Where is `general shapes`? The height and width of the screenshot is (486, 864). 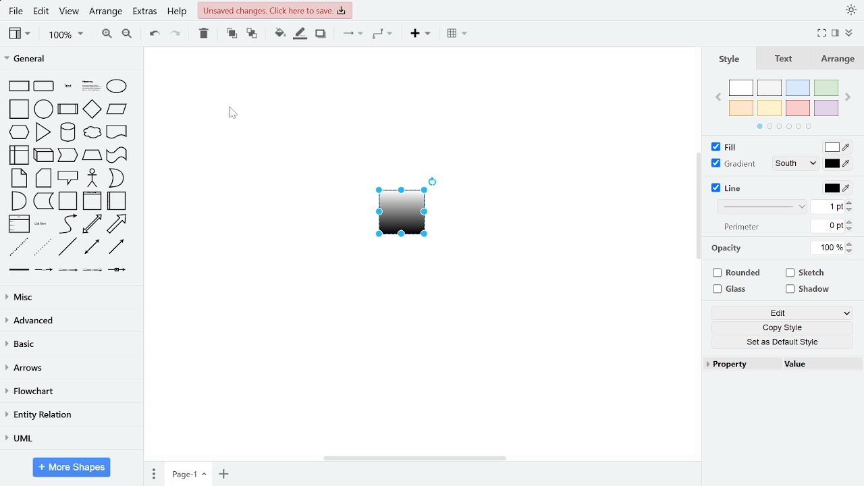 general shapes is located at coordinates (67, 178).